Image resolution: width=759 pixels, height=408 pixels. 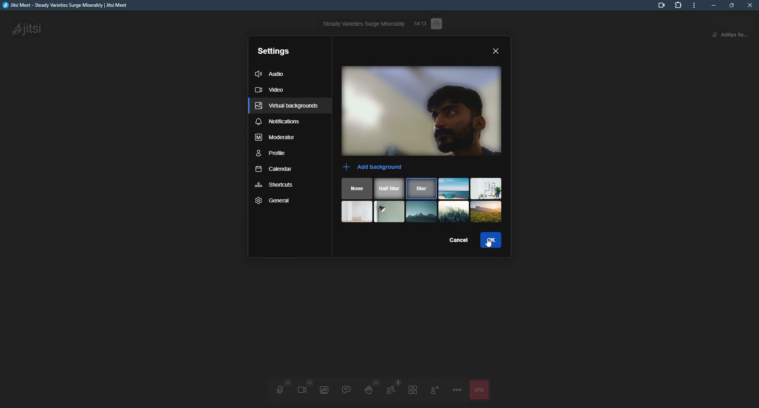 I want to click on half blur, so click(x=390, y=189).